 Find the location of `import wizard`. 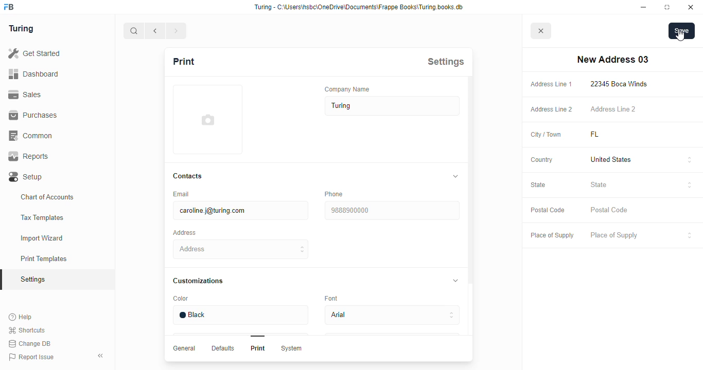

import wizard is located at coordinates (42, 238).